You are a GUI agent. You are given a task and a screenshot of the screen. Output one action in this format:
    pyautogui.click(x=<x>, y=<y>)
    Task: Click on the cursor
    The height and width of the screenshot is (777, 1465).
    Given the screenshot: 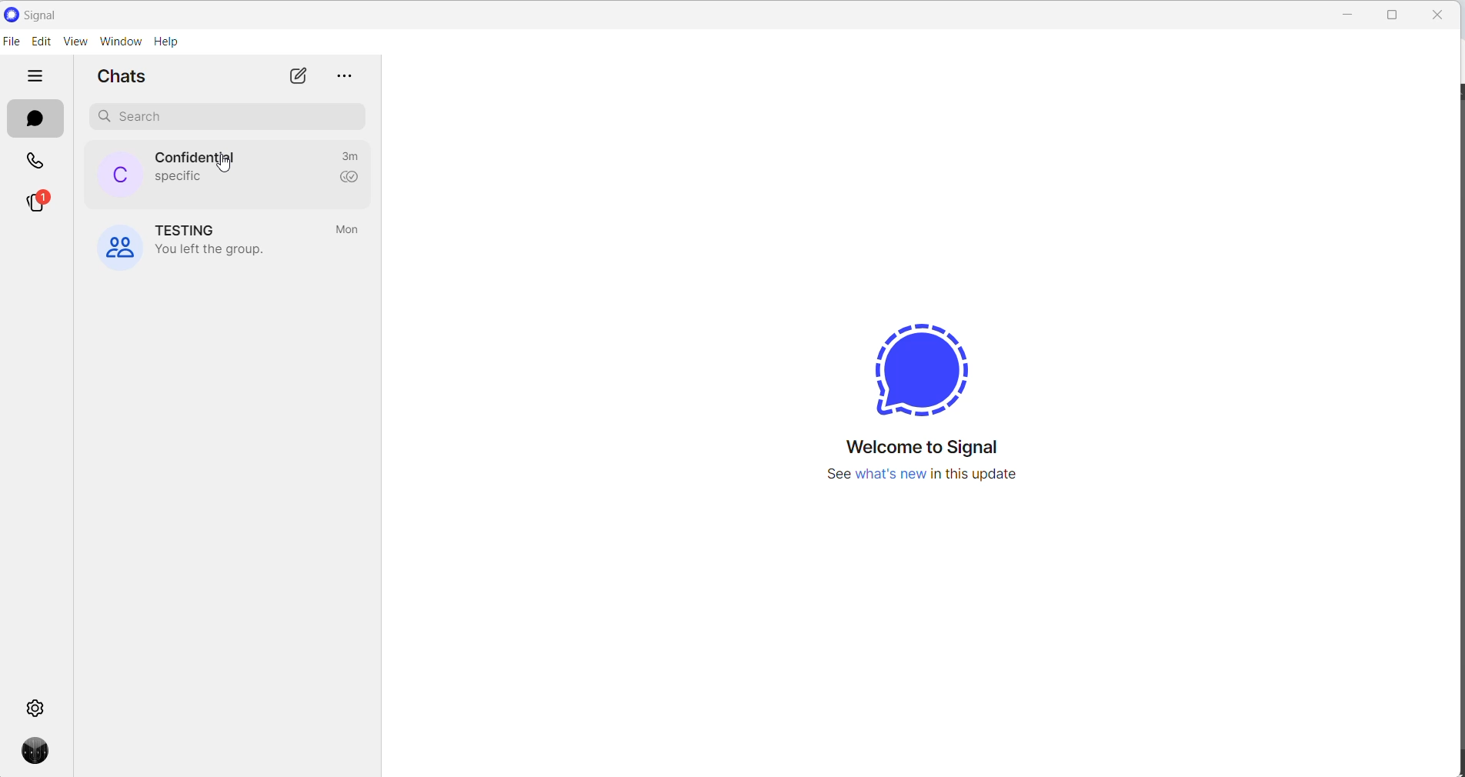 What is the action you would take?
    pyautogui.click(x=228, y=168)
    